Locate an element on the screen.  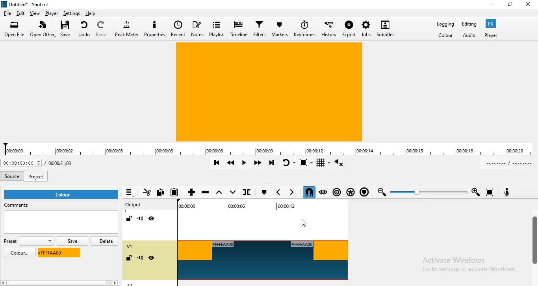
Record audio is located at coordinates (511, 193).